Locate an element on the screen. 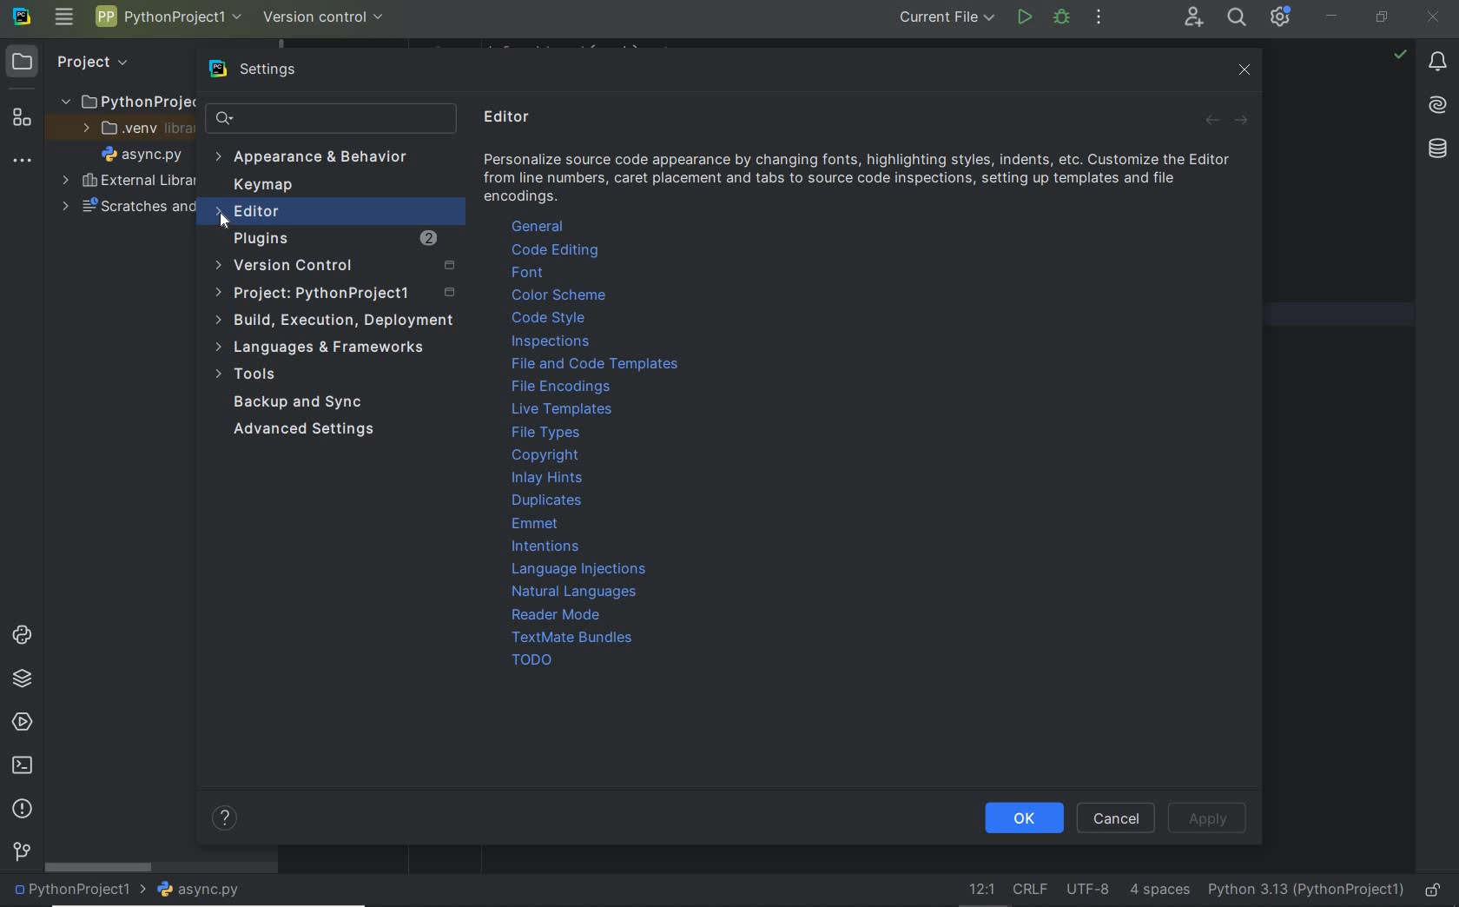 The image size is (1459, 907). project folder is located at coordinates (125, 103).